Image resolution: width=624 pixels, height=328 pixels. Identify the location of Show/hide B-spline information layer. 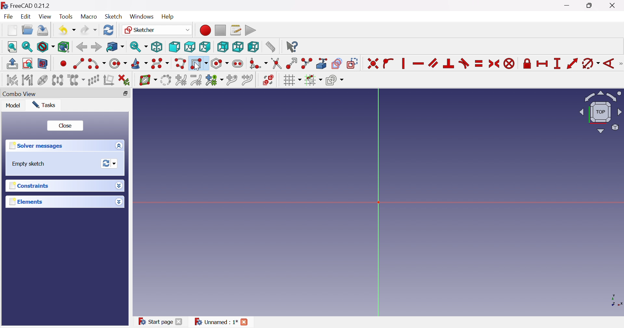
(148, 81).